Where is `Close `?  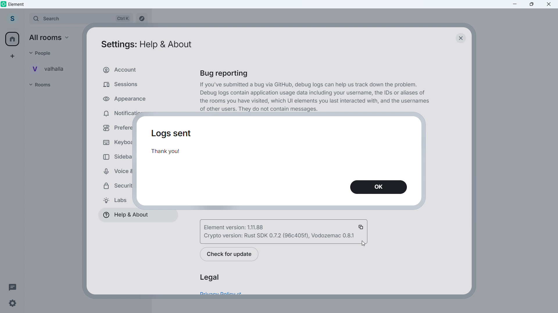 Close  is located at coordinates (549, 4).